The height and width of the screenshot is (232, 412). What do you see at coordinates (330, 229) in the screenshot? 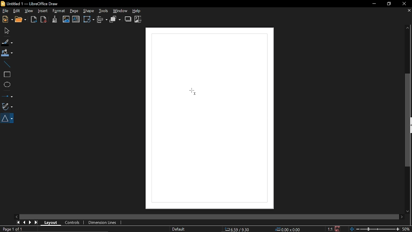
I see `Scaling factor` at bounding box center [330, 229].